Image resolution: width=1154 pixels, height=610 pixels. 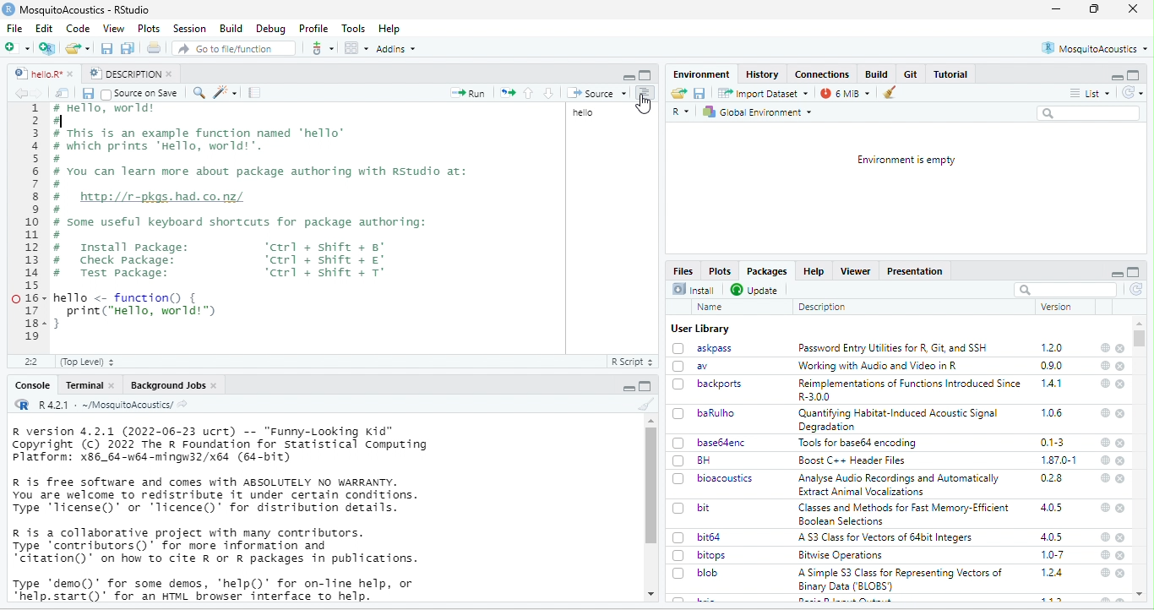 What do you see at coordinates (1053, 384) in the screenshot?
I see `1.4.1` at bounding box center [1053, 384].